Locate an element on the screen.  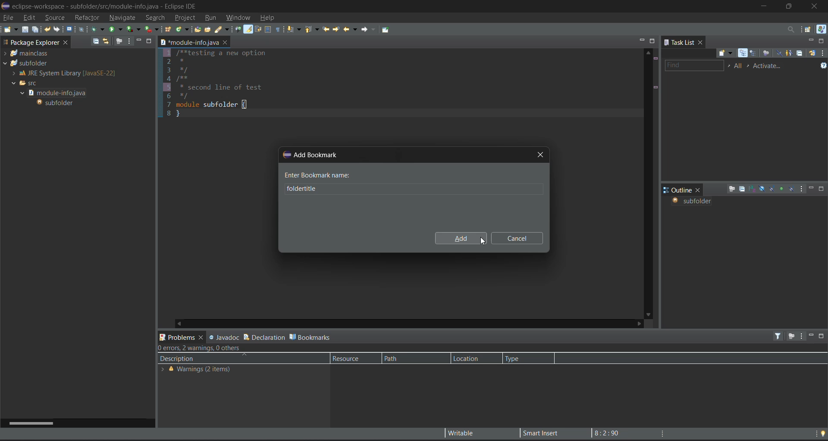
type is located at coordinates (520, 358).